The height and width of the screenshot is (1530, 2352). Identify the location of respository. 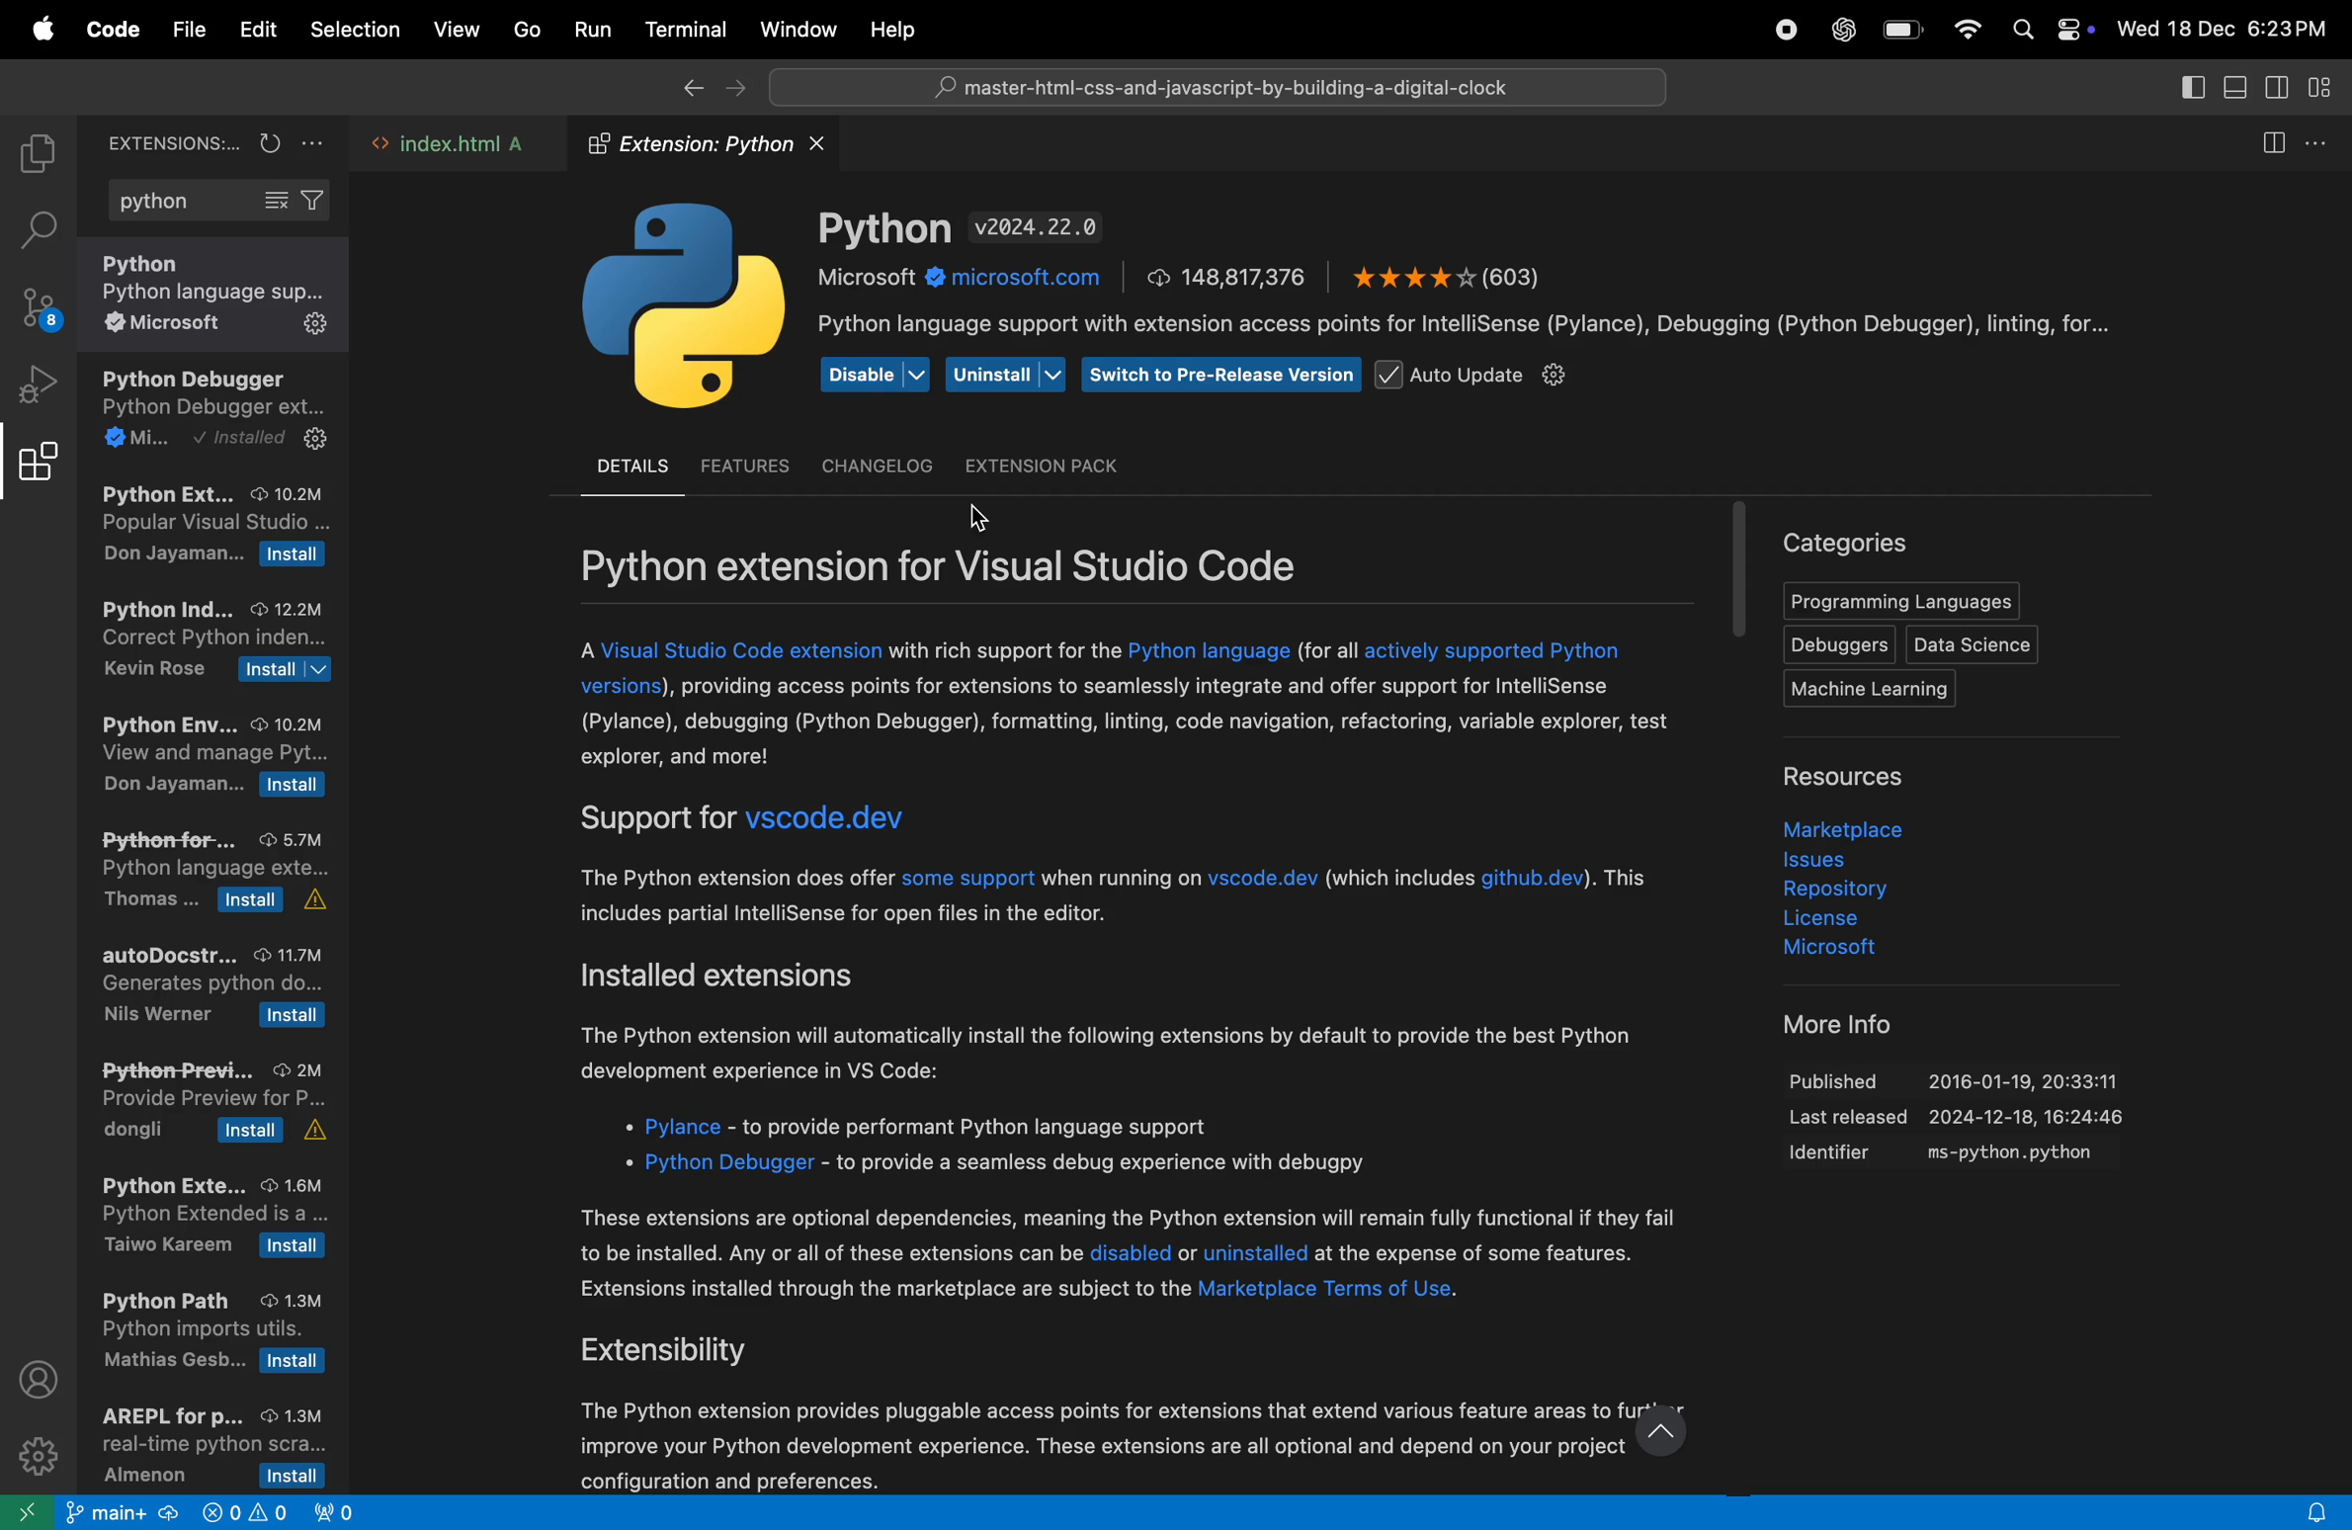
(1847, 892).